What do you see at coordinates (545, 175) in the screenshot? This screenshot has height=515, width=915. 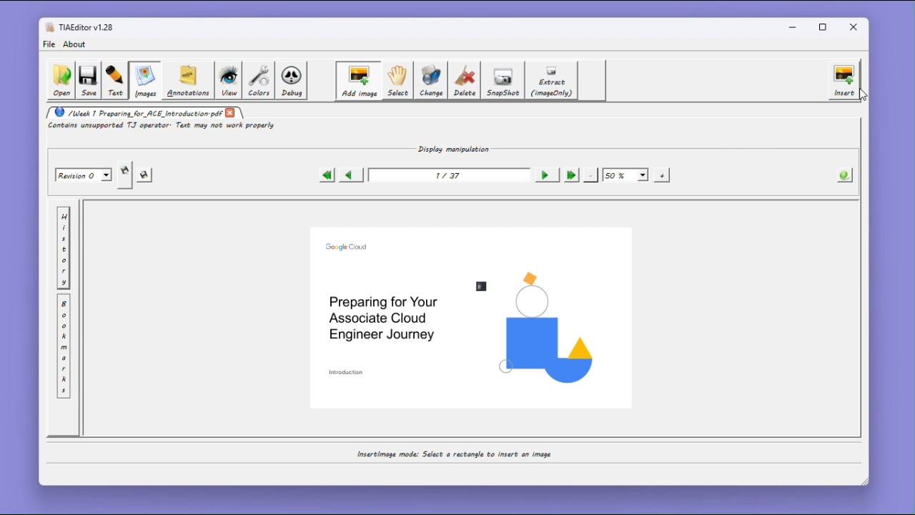 I see `Next page` at bounding box center [545, 175].